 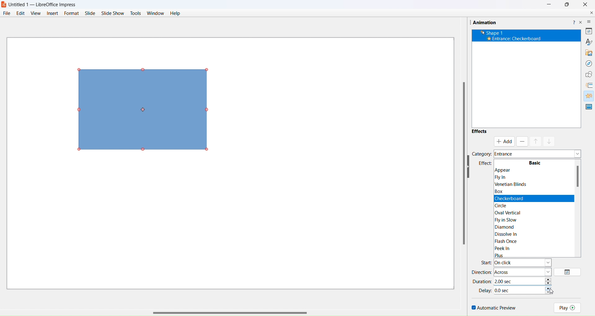 I want to click on direction type, so click(x=523, y=272).